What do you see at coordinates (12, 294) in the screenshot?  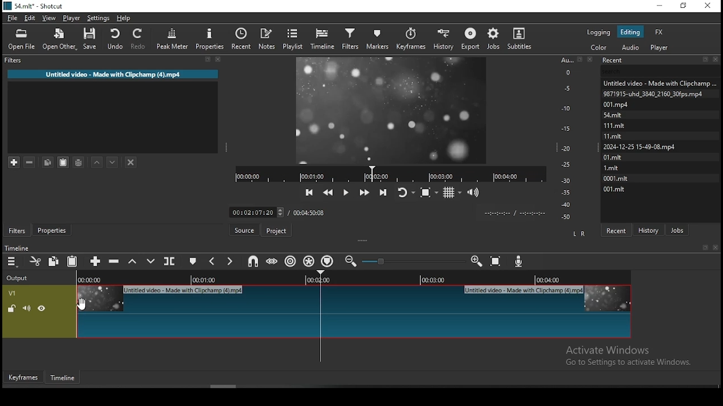 I see `V1` at bounding box center [12, 294].